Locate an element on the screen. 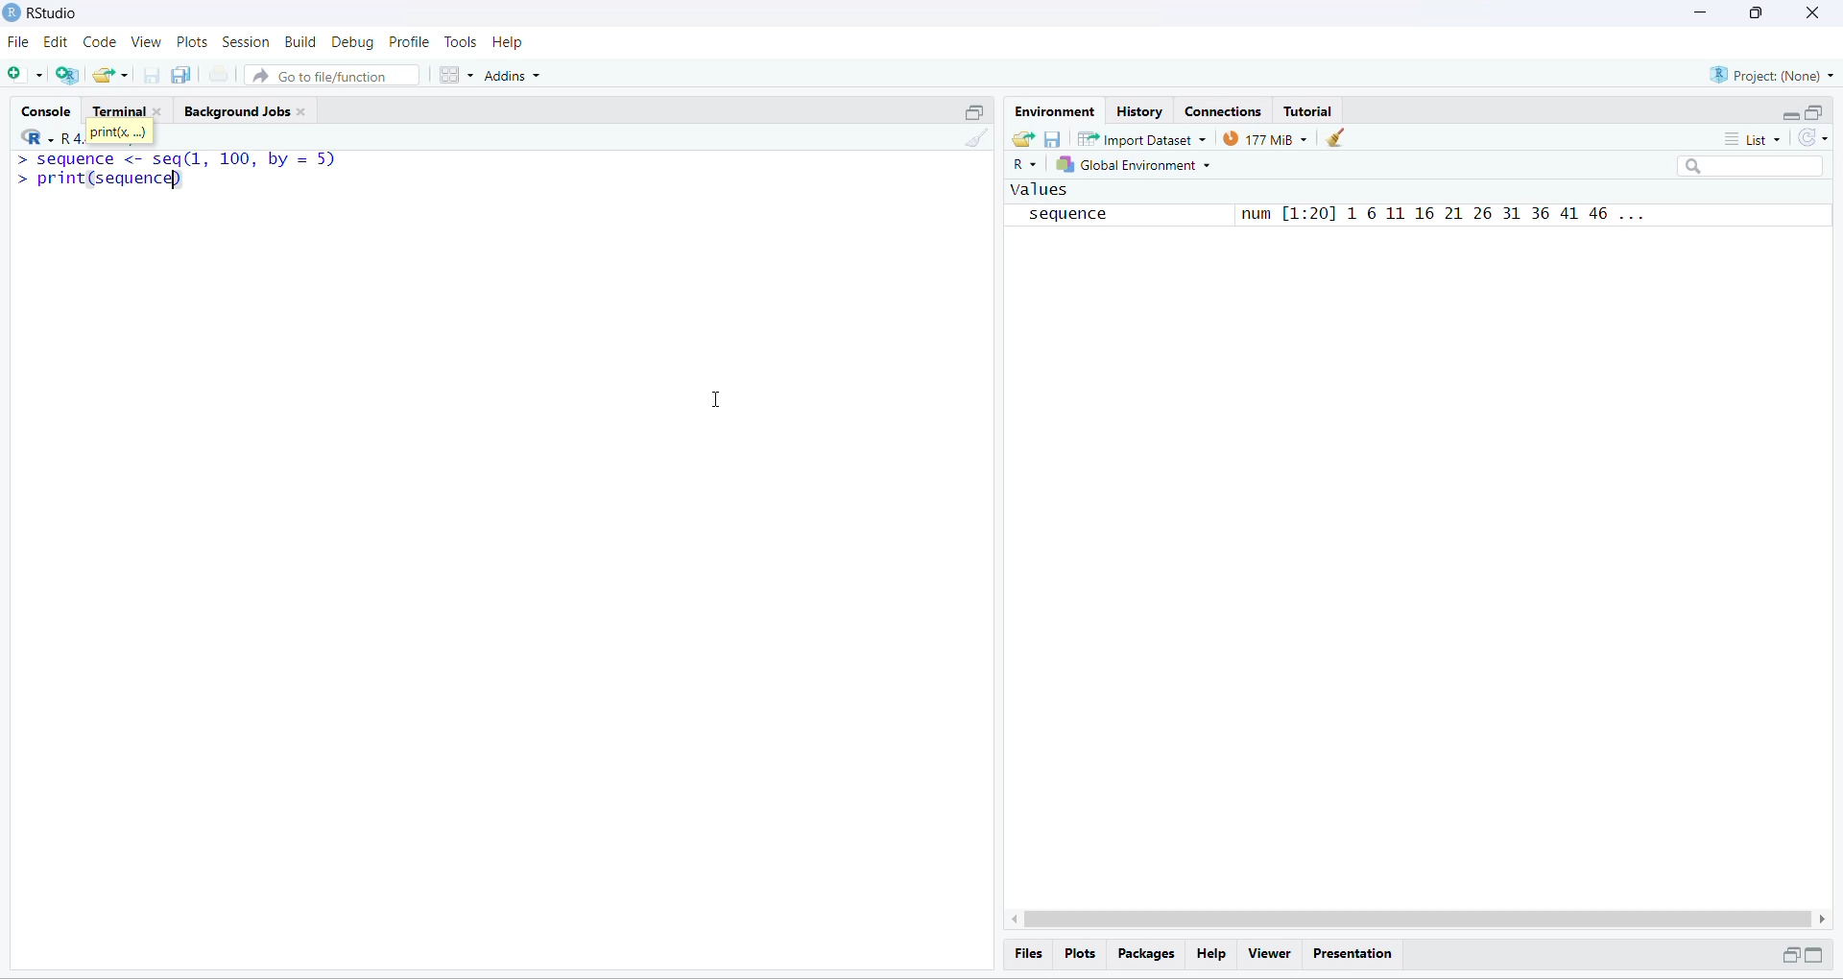  enviornment is located at coordinates (1057, 112).